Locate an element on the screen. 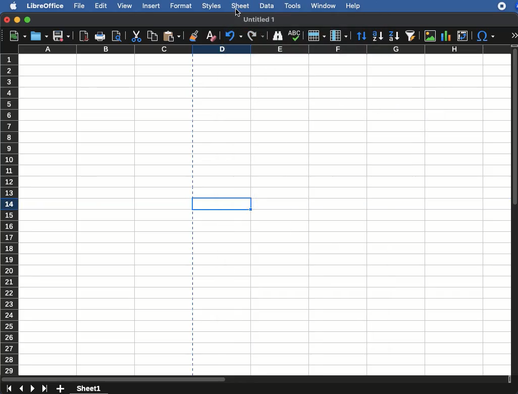  pivot table is located at coordinates (464, 35).